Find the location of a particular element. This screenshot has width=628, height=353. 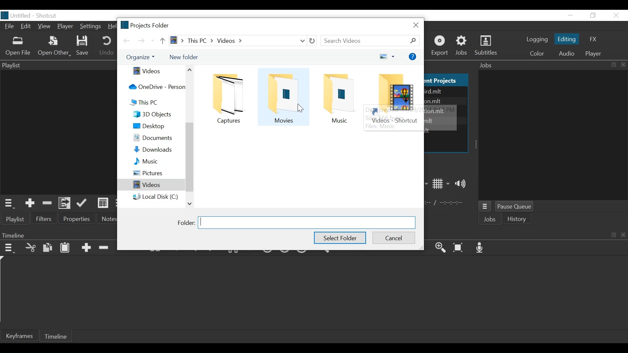

Vertical Scroll bar is located at coordinates (190, 158).